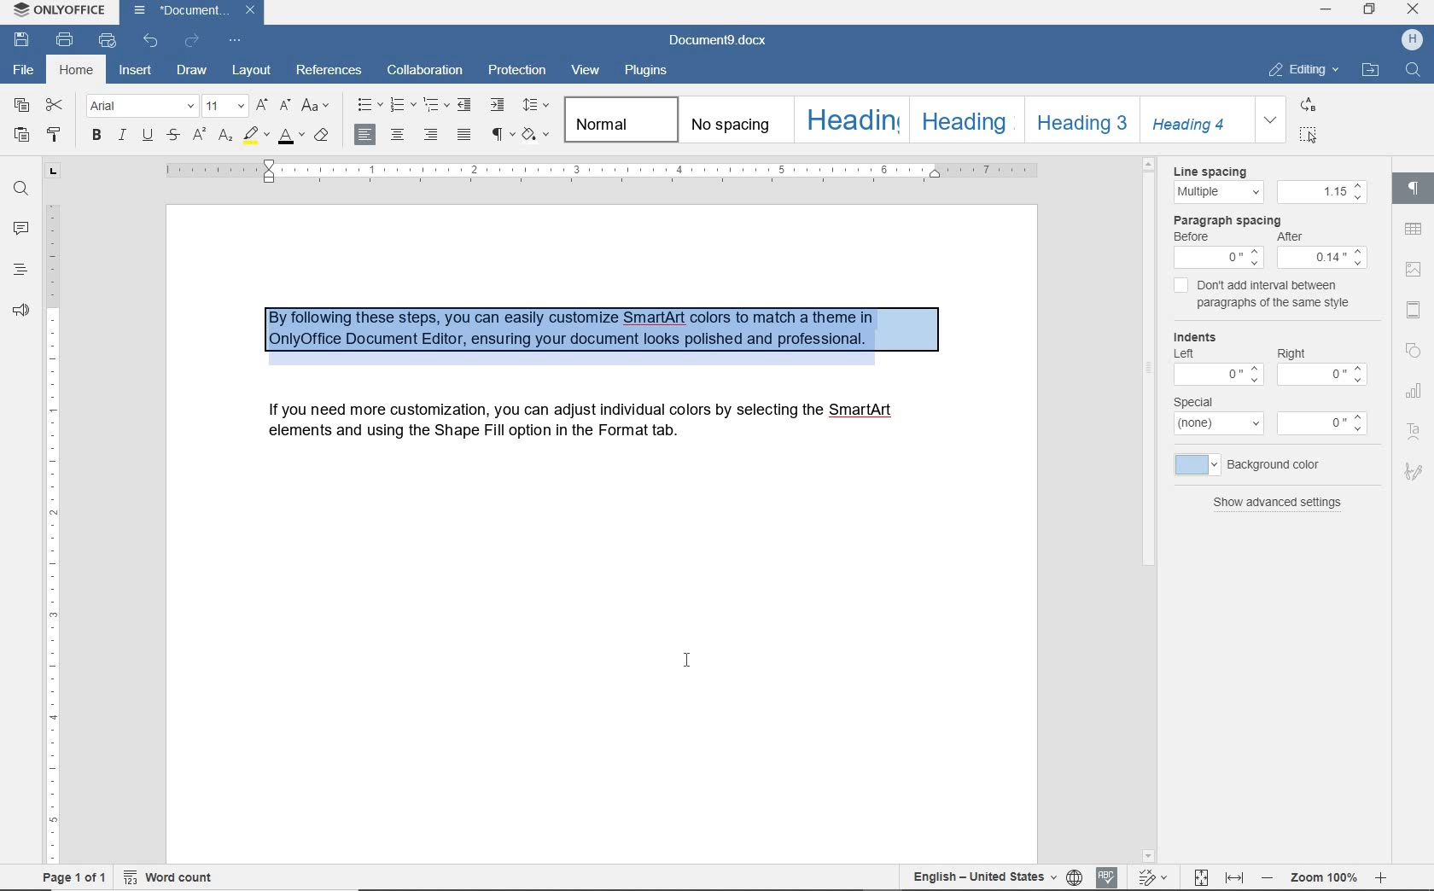  What do you see at coordinates (653, 71) in the screenshot?
I see `plugins` at bounding box center [653, 71].